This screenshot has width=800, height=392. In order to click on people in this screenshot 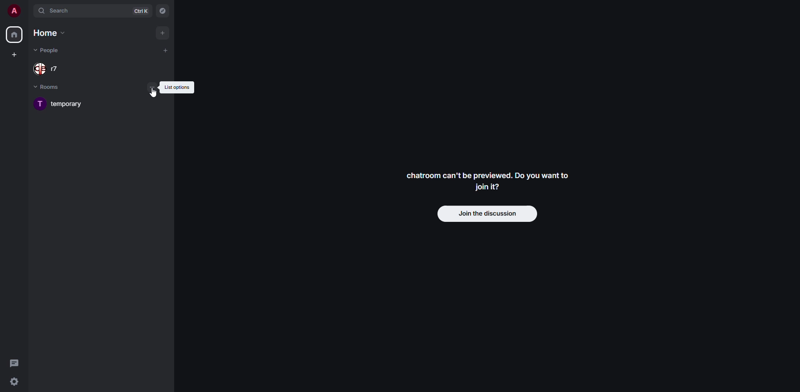, I will do `click(47, 50)`.